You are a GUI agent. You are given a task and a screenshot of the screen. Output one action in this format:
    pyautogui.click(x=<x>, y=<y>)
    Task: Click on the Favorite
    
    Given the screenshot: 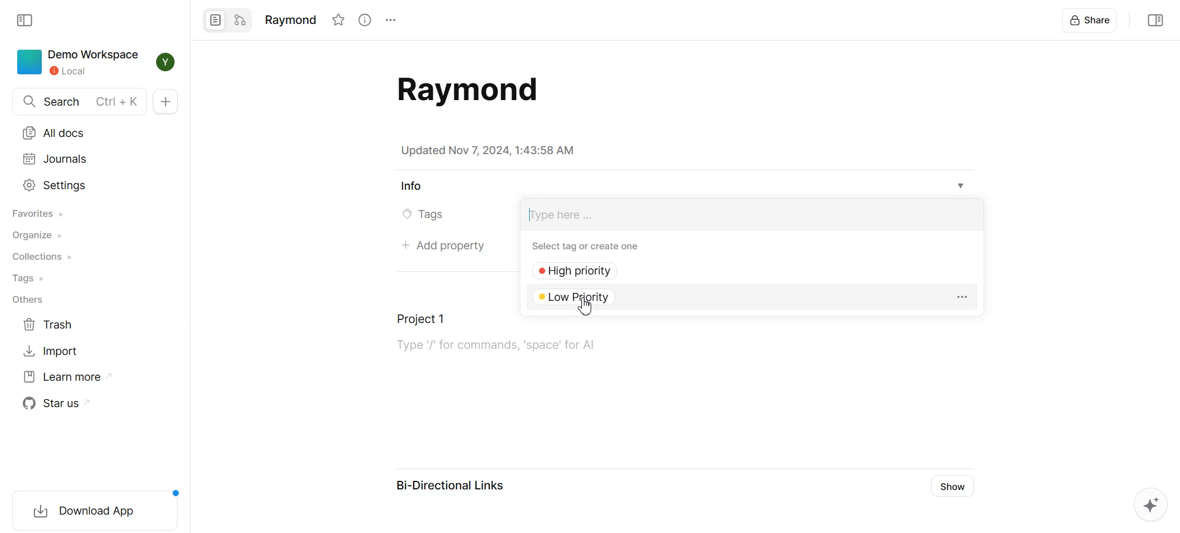 What is the action you would take?
    pyautogui.click(x=338, y=20)
    